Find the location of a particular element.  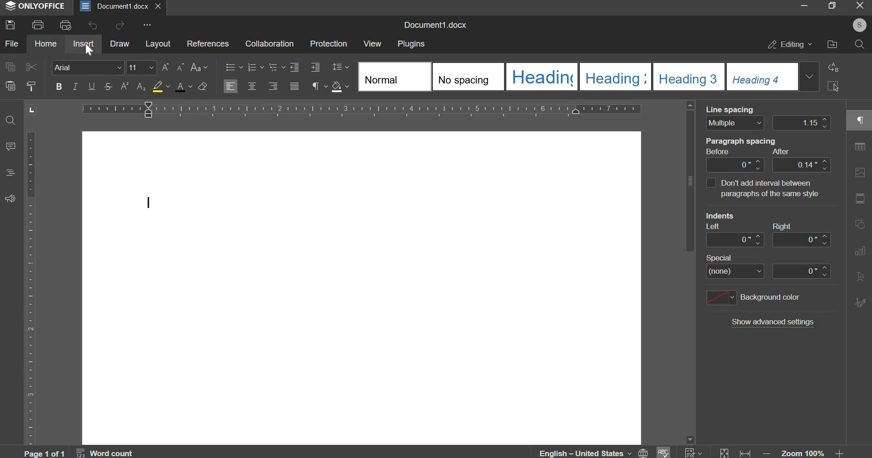

minimize is located at coordinates (803, 6).